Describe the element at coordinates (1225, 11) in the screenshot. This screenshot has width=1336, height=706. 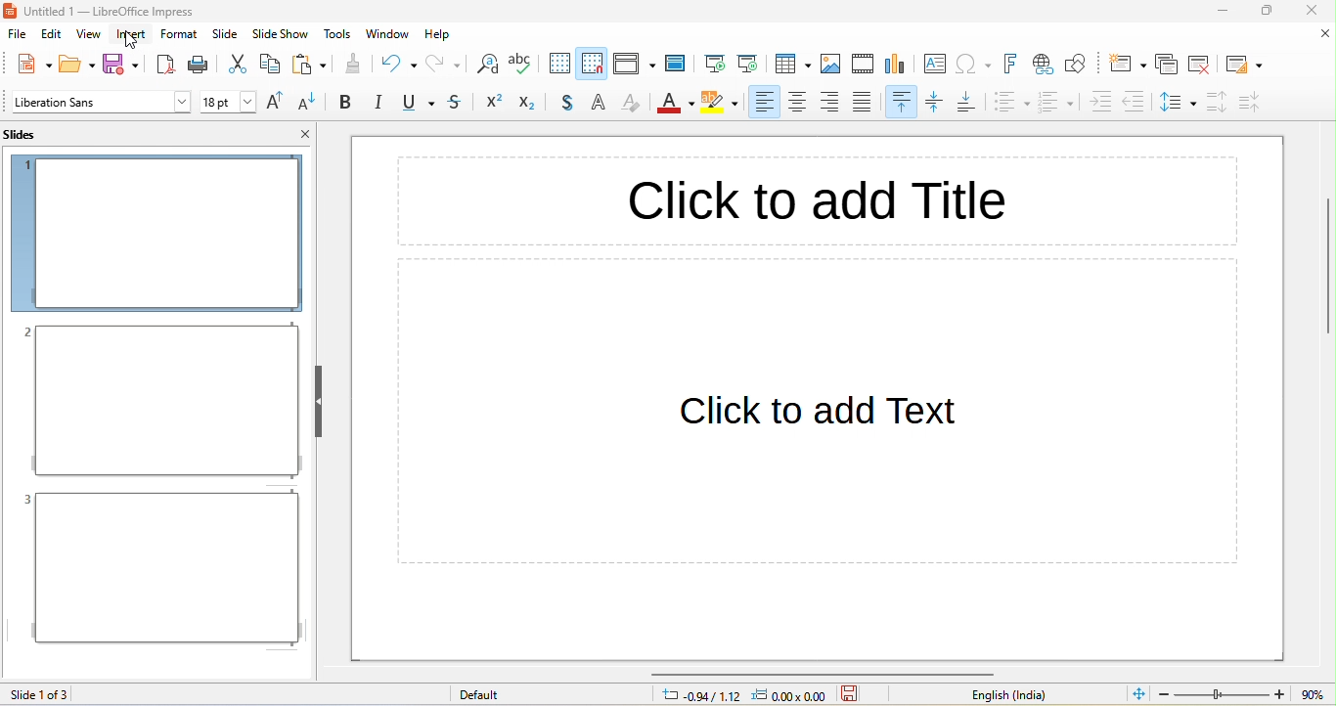
I see `minimizee` at that location.